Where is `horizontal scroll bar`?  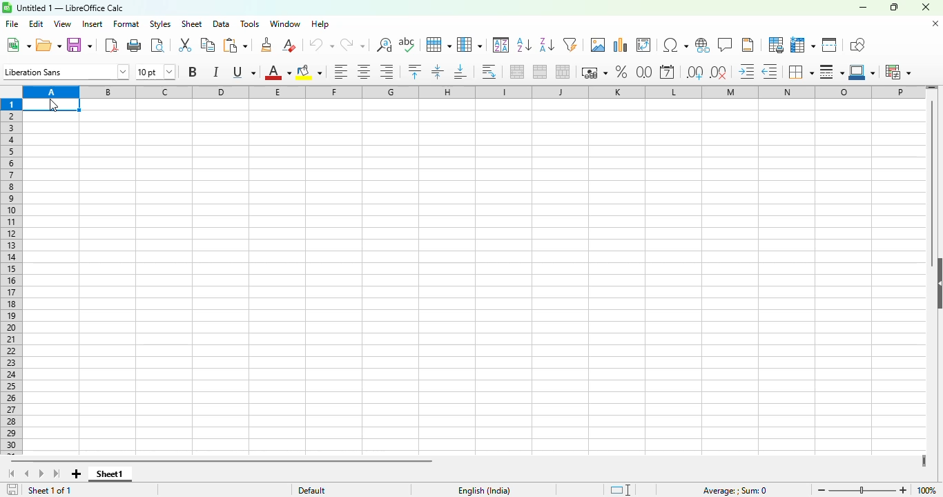 horizontal scroll bar is located at coordinates (224, 462).